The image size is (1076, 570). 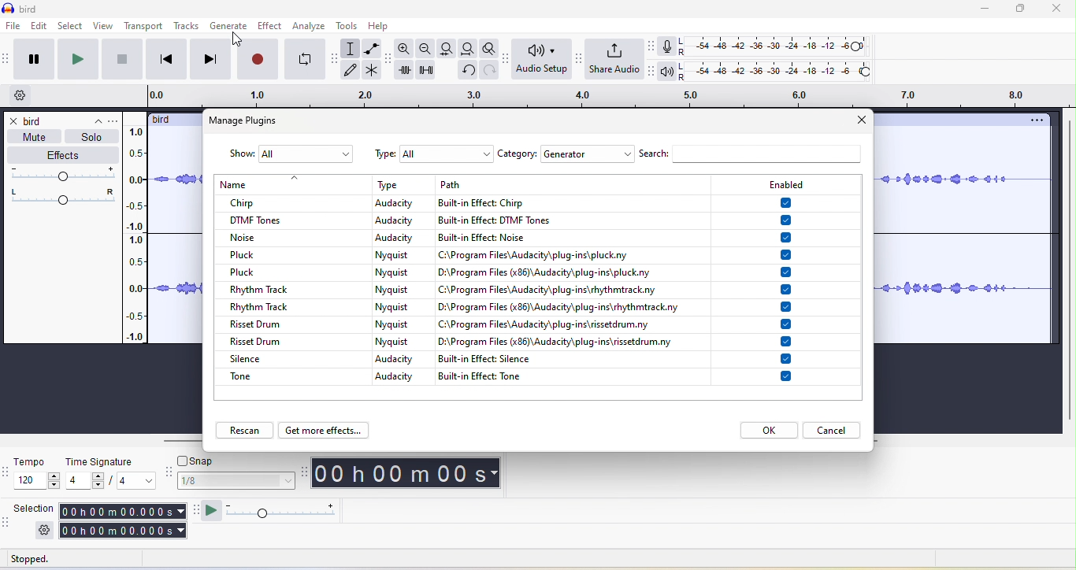 I want to click on click and drag to define a looping region, so click(x=605, y=98).